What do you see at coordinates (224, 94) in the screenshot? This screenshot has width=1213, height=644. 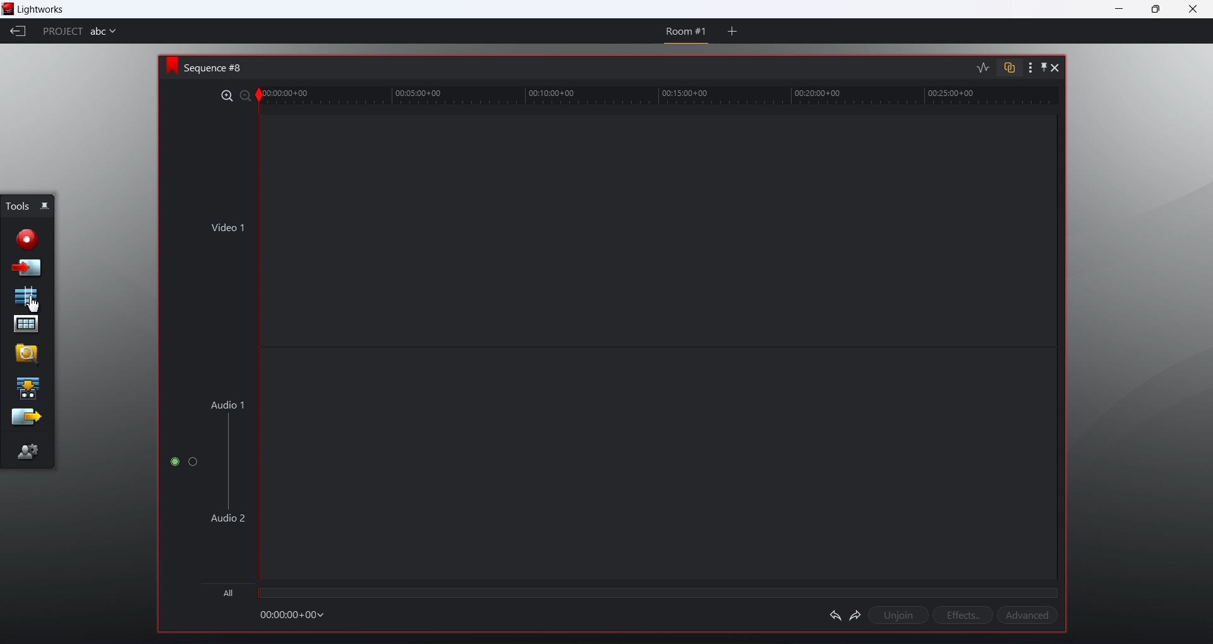 I see `zoom in` at bounding box center [224, 94].